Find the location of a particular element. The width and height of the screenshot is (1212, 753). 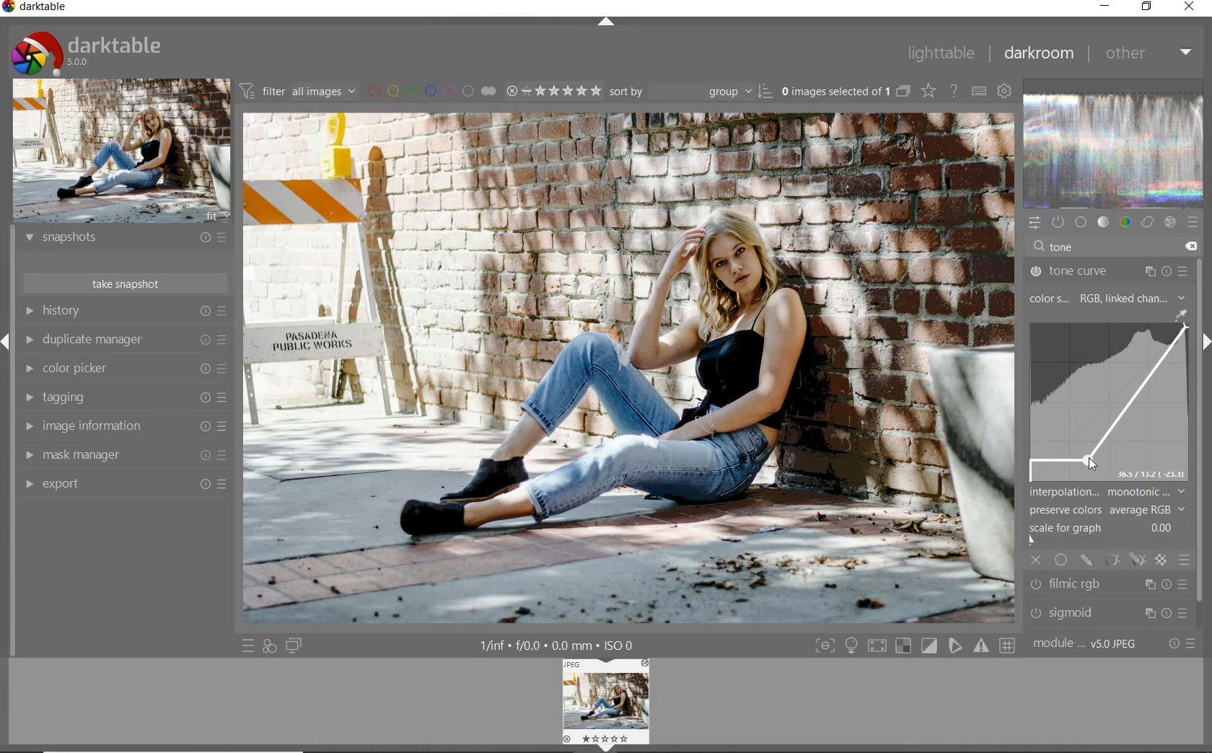

linked channel is located at coordinates (1149, 297).